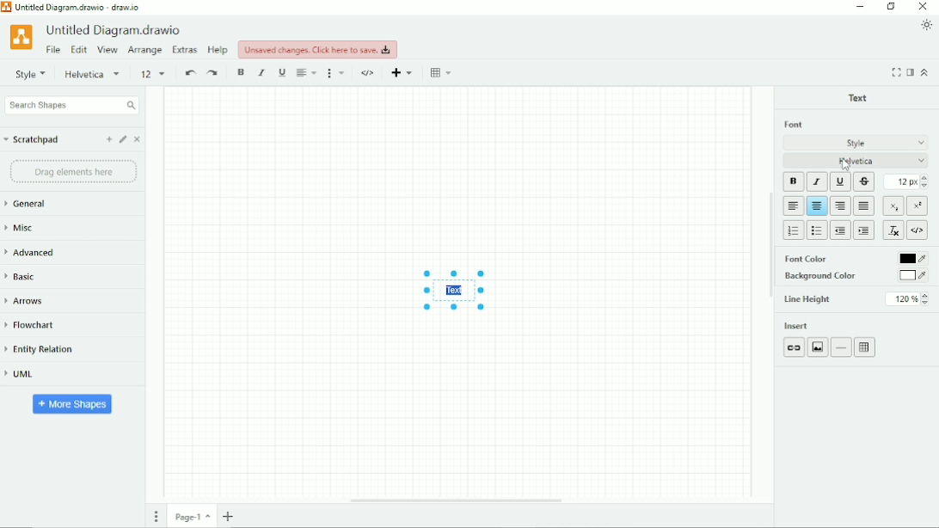  Describe the element at coordinates (794, 206) in the screenshot. I see `Left` at that location.